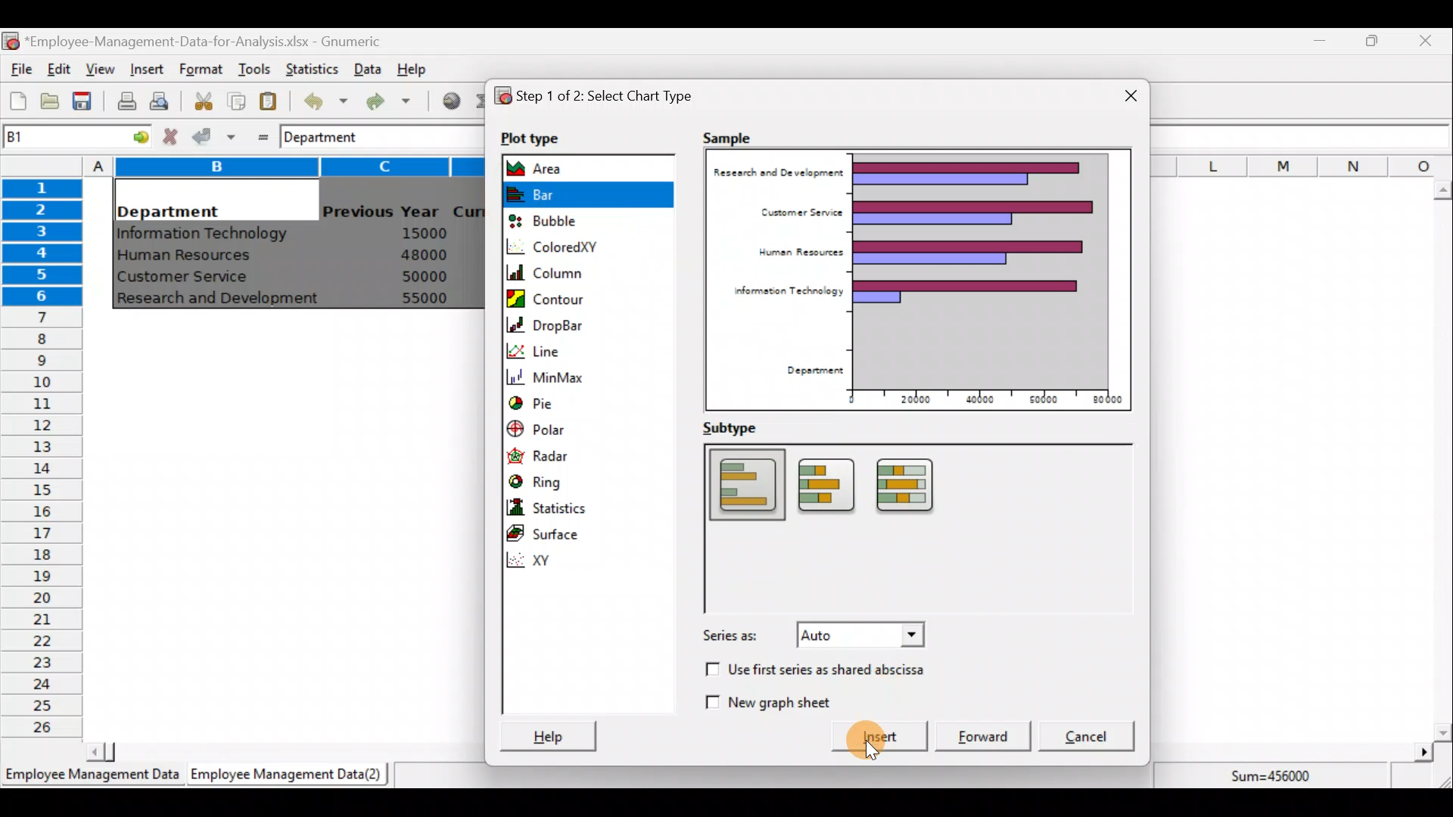 This screenshot has width=1453, height=817. Describe the element at coordinates (235, 98) in the screenshot. I see `Copy the selection` at that location.